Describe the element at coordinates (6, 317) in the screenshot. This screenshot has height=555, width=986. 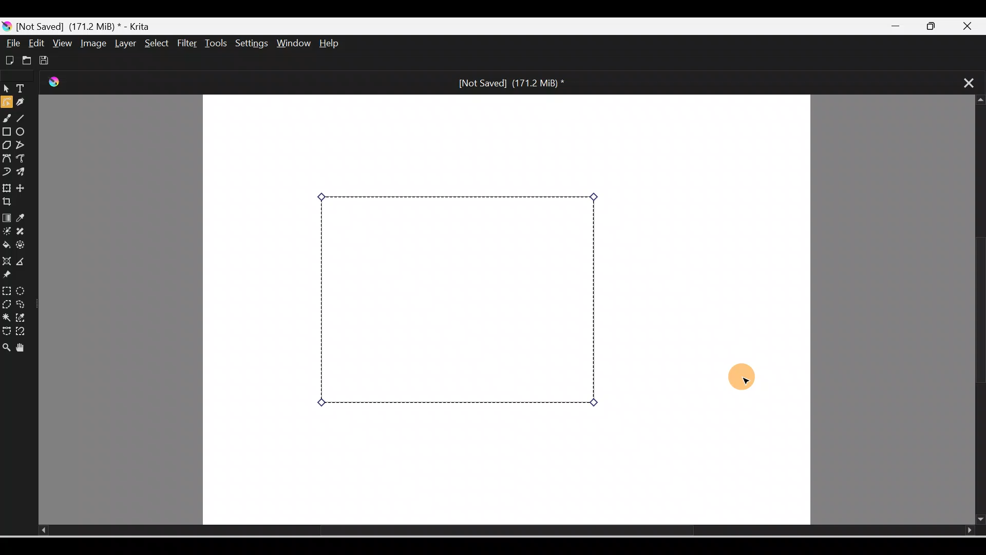
I see `Contiguous selection tool` at that location.